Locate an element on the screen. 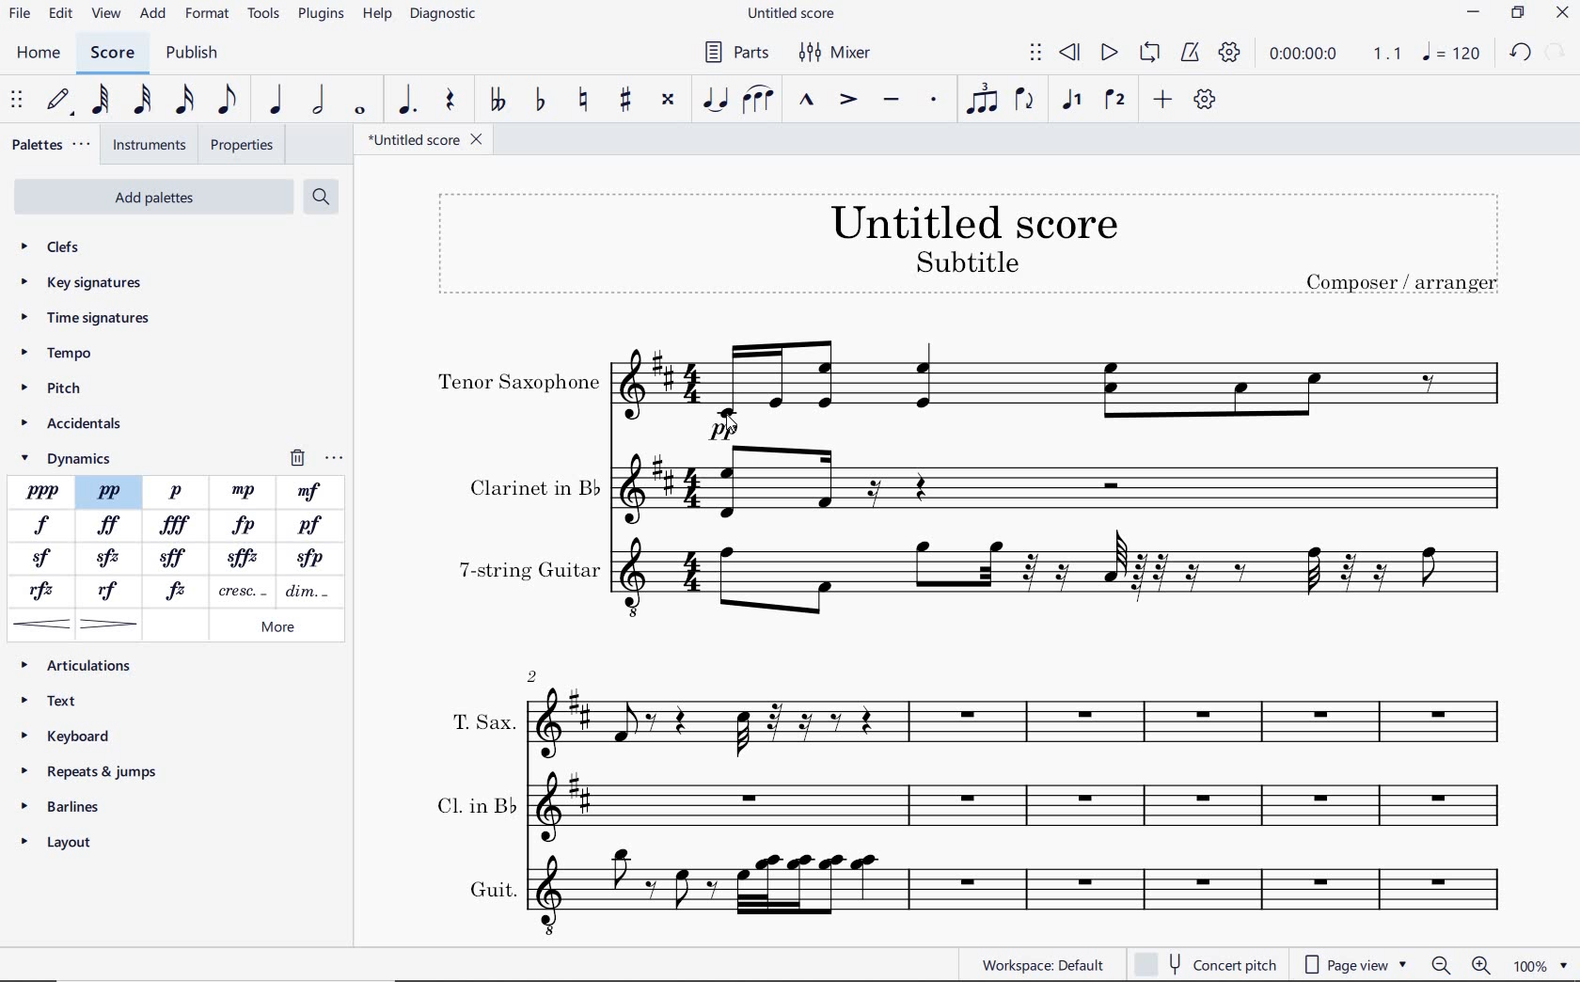 The width and height of the screenshot is (1580, 982). FFF(FORTISSISSIMO) is located at coordinates (178, 526).